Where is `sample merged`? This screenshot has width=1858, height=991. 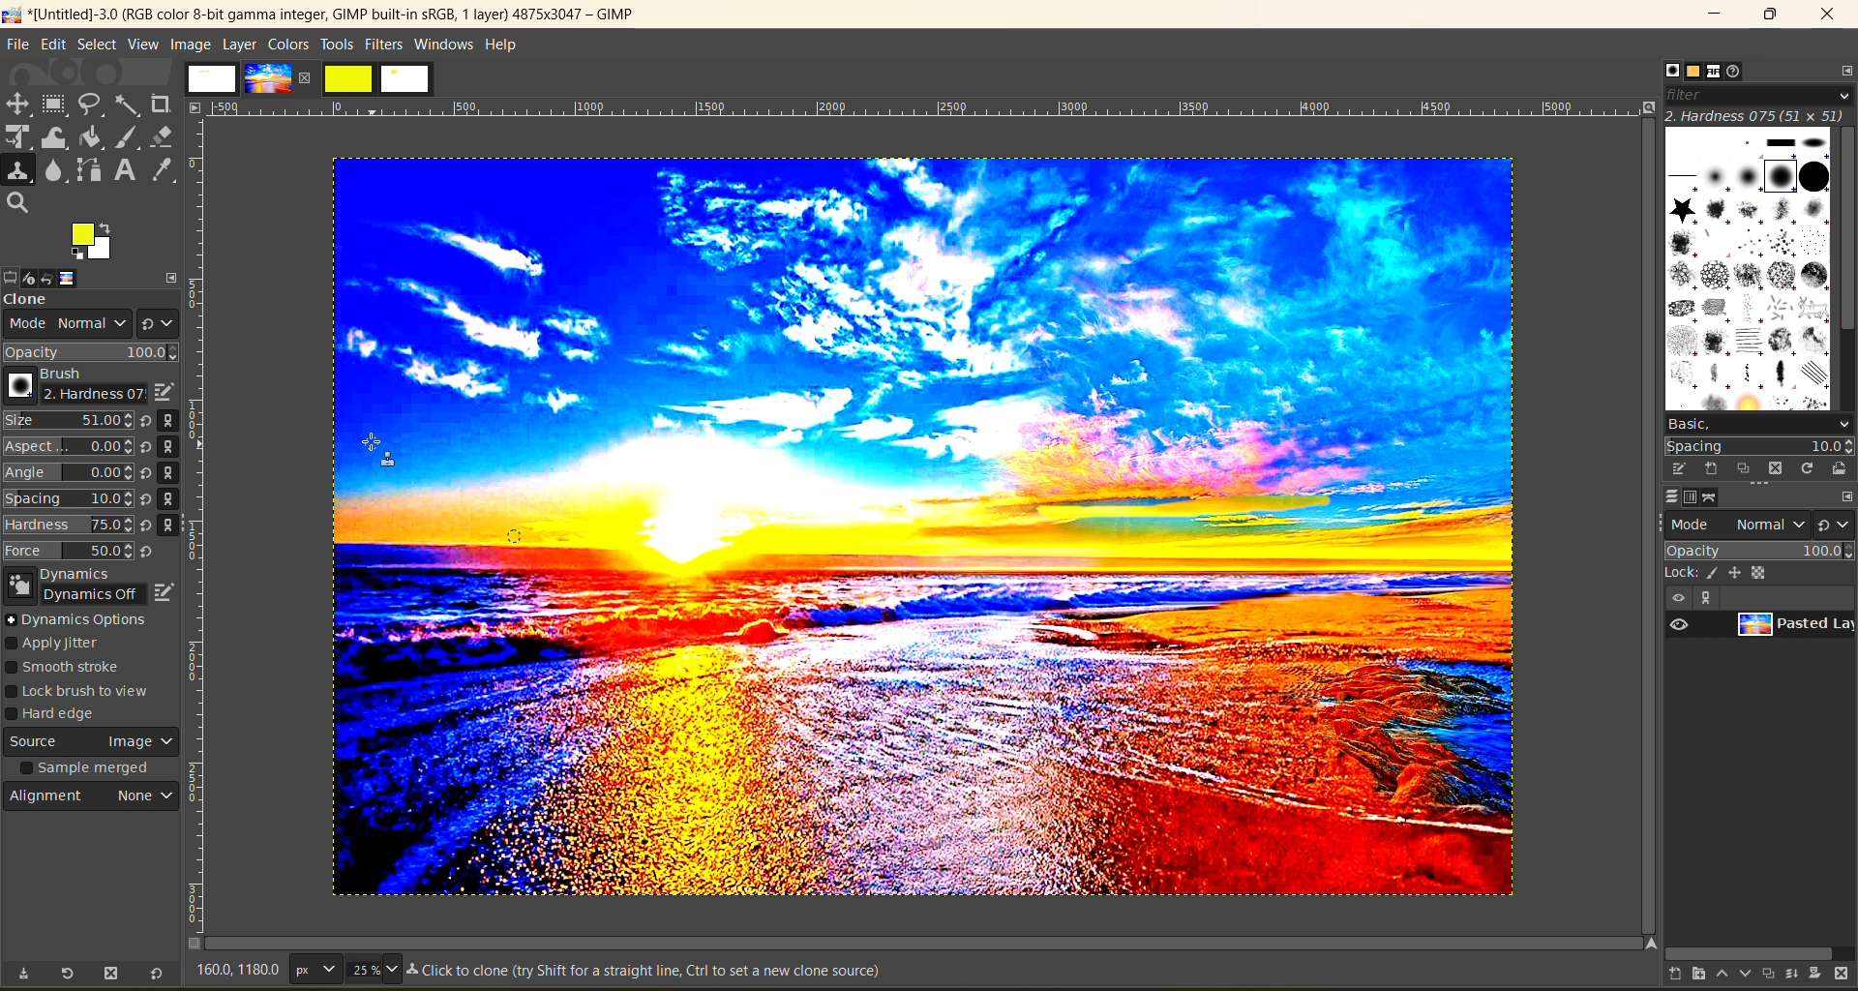
sample merged is located at coordinates (88, 770).